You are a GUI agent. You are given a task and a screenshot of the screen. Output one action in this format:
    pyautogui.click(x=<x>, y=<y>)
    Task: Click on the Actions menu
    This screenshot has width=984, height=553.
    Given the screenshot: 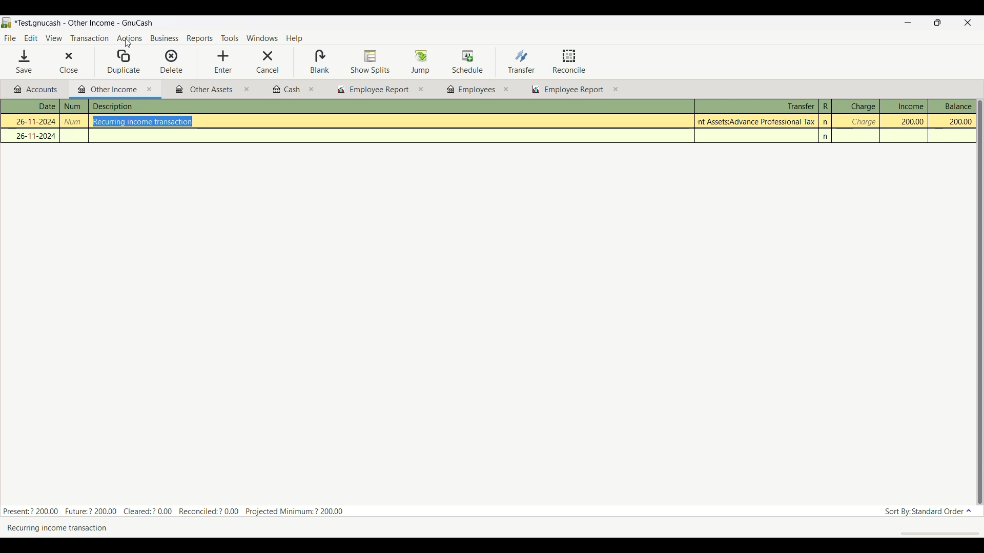 What is the action you would take?
    pyautogui.click(x=129, y=39)
    